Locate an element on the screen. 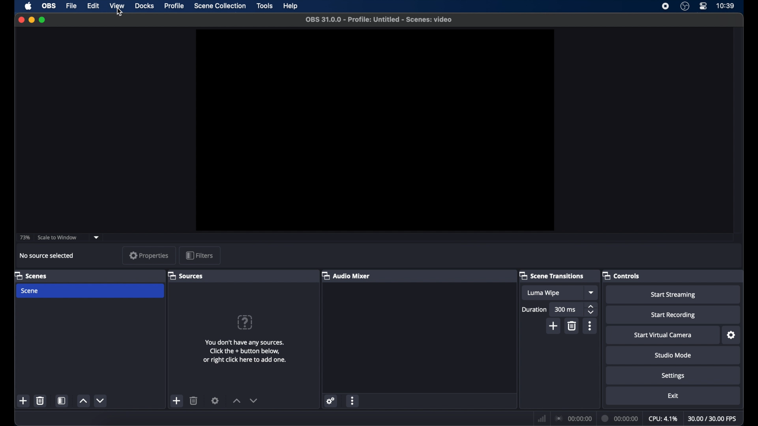  increment is located at coordinates (83, 401).